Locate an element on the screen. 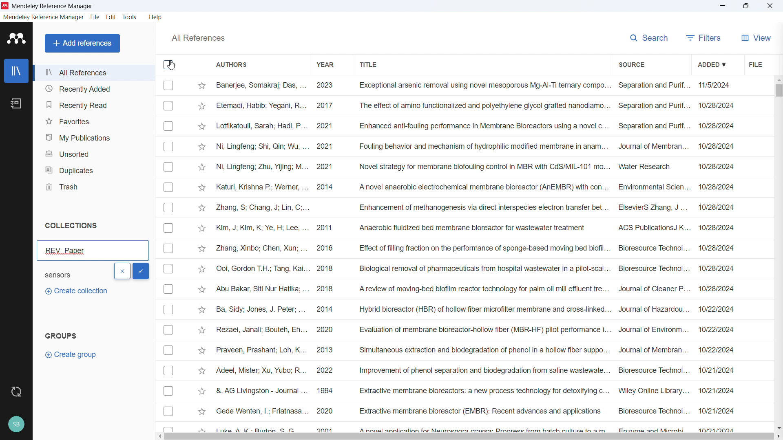 The image size is (783, 440). Select respective publication is located at coordinates (168, 147).